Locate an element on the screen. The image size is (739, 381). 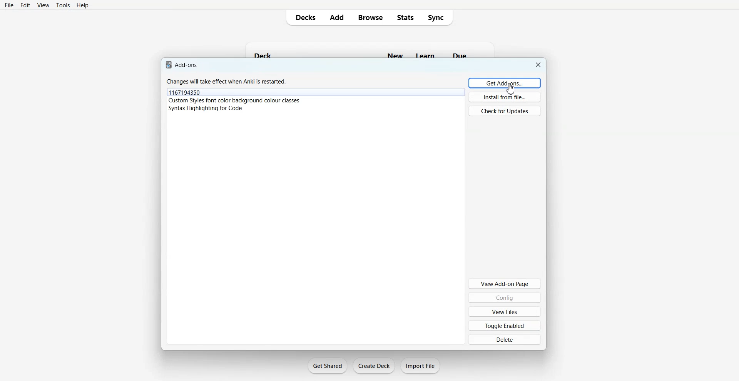
Tools is located at coordinates (62, 5).